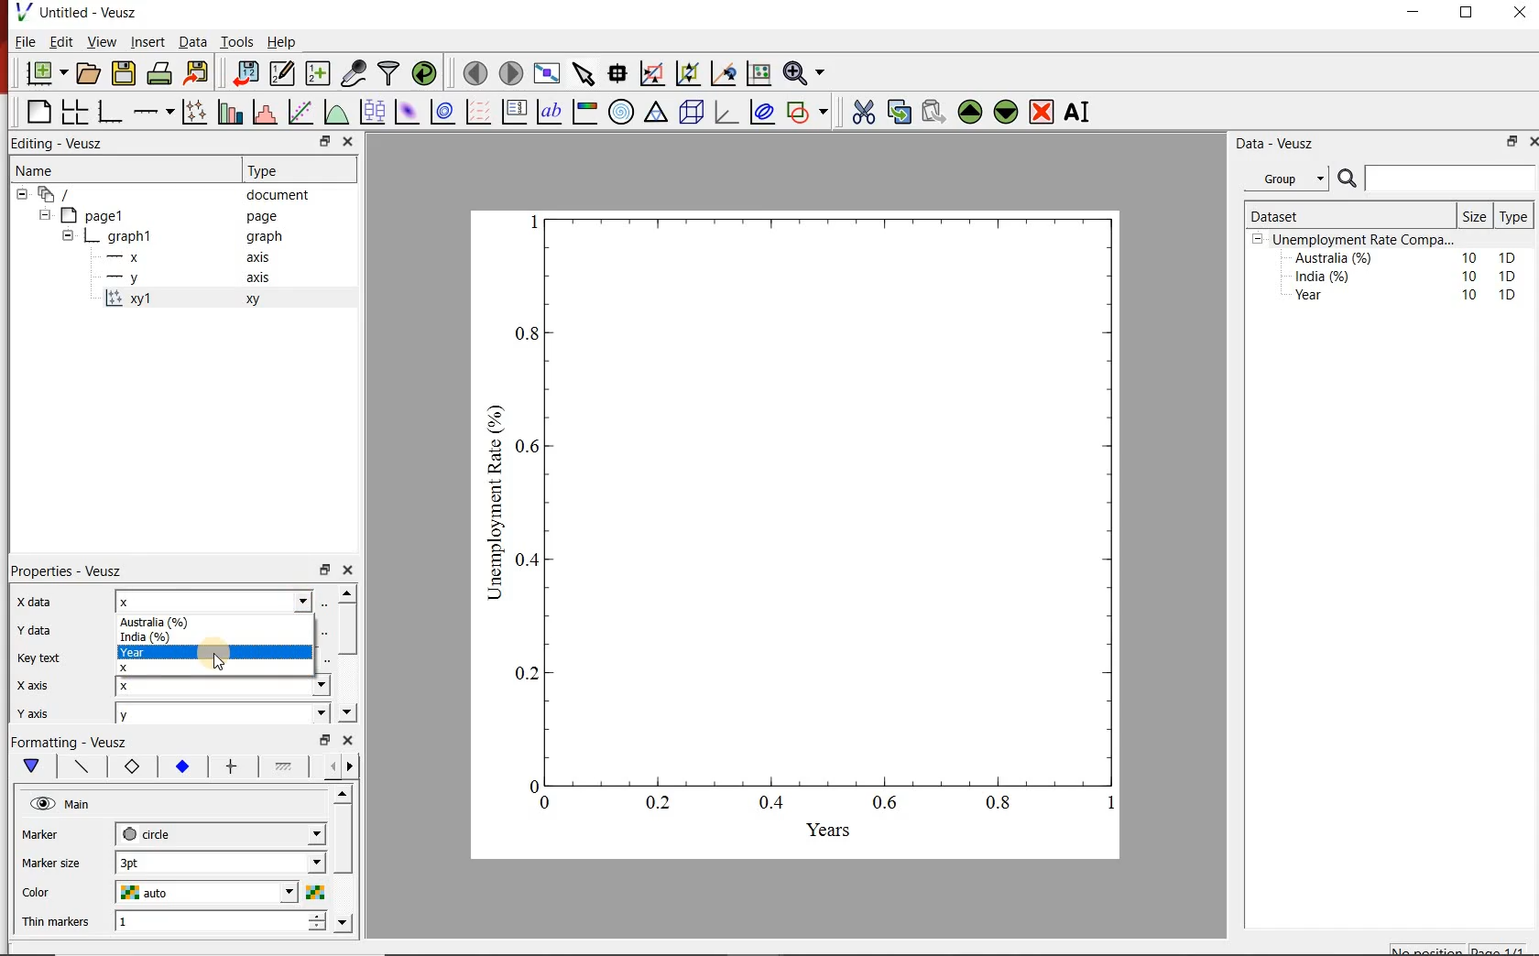  What do you see at coordinates (513, 113) in the screenshot?
I see `plot key` at bounding box center [513, 113].